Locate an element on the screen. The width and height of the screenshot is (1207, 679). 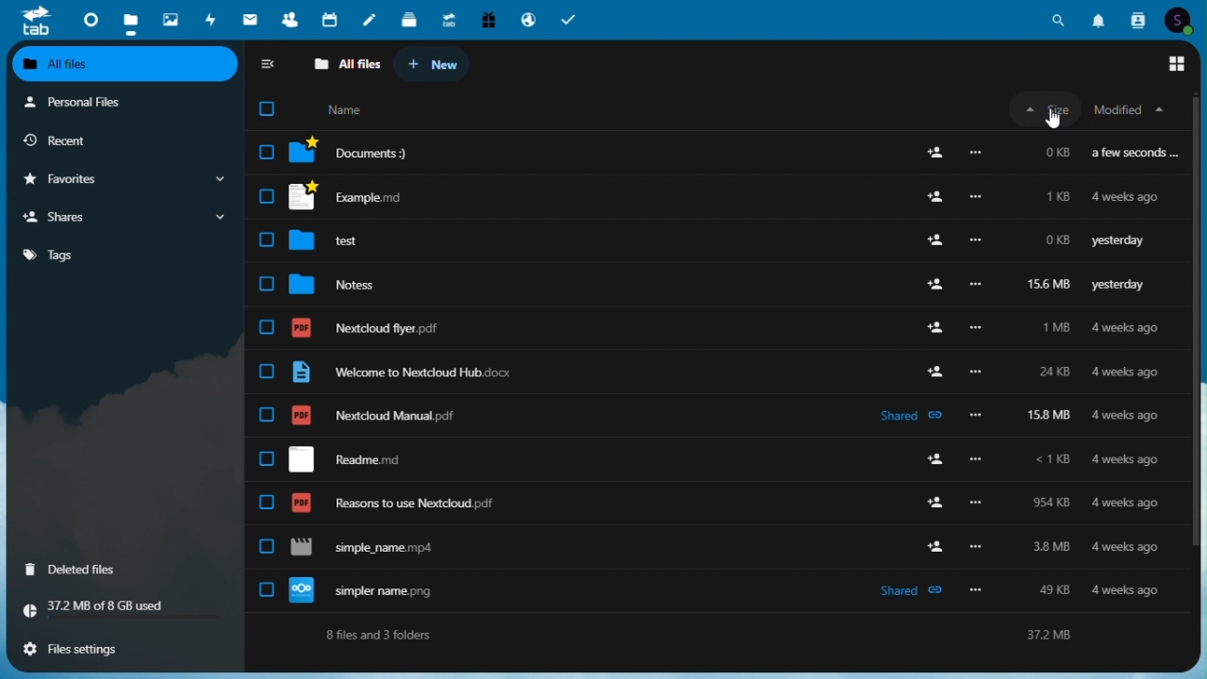
Organised by name is located at coordinates (350, 110).